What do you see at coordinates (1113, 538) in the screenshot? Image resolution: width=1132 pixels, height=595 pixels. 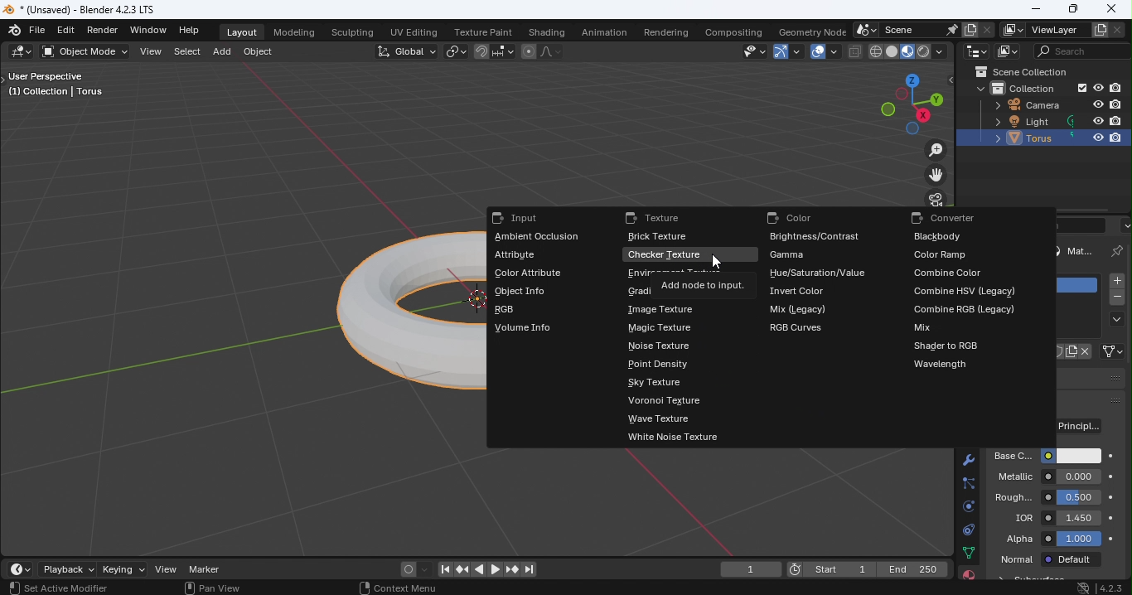 I see `Animate property` at bounding box center [1113, 538].